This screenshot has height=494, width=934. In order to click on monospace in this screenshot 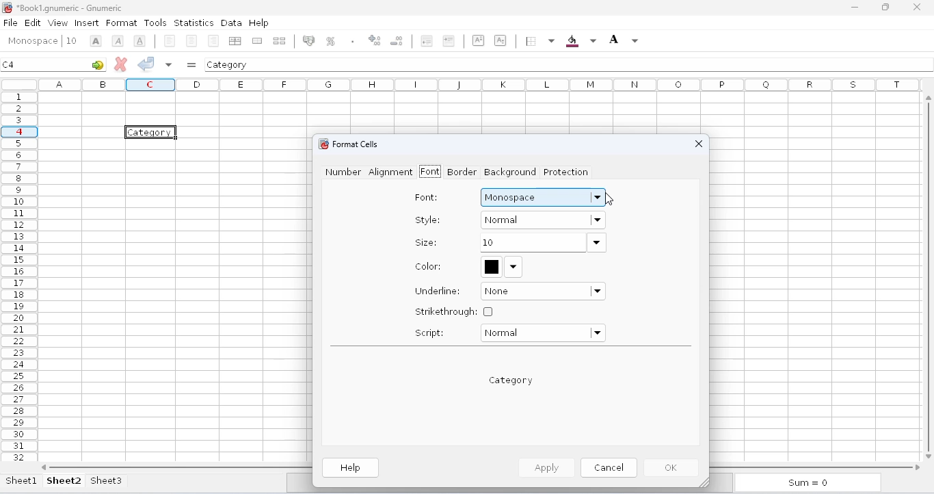, I will do `click(543, 197)`.